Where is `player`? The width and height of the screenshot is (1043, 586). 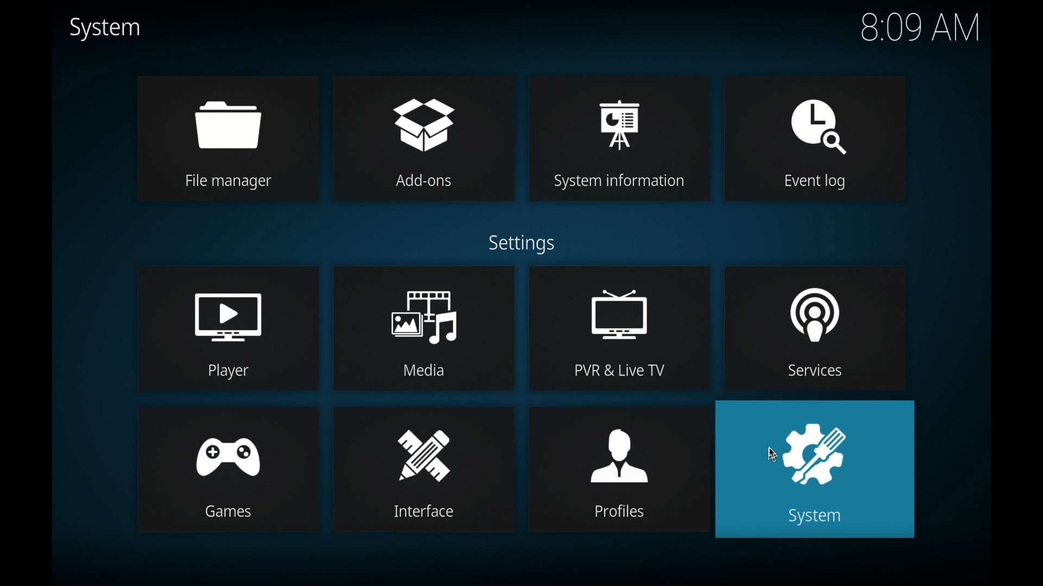
player is located at coordinates (228, 328).